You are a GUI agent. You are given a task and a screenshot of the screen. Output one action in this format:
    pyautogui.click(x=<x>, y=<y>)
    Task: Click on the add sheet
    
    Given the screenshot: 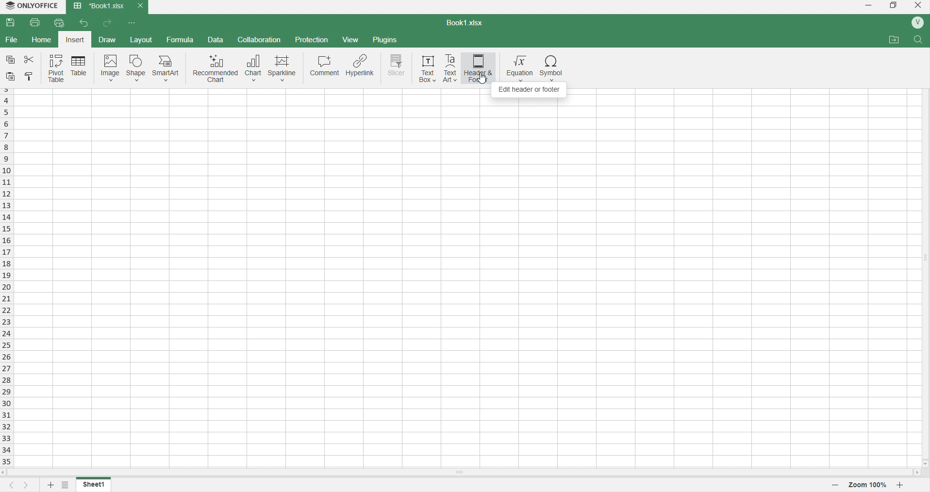 What is the action you would take?
    pyautogui.click(x=50, y=486)
    